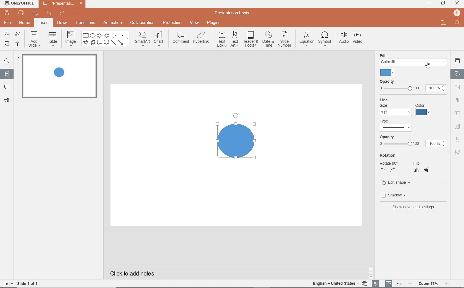 This screenshot has width=464, height=288. What do you see at coordinates (181, 37) in the screenshot?
I see `comment` at bounding box center [181, 37].